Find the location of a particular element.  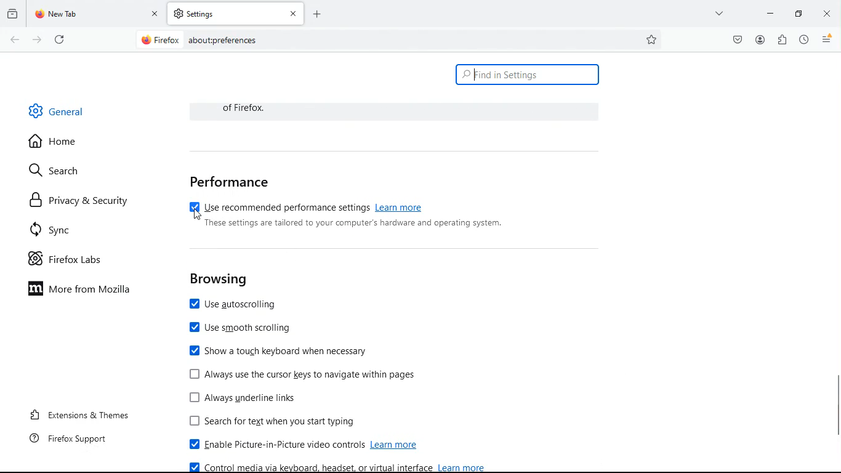

use smooth scrolling is located at coordinates (243, 329).